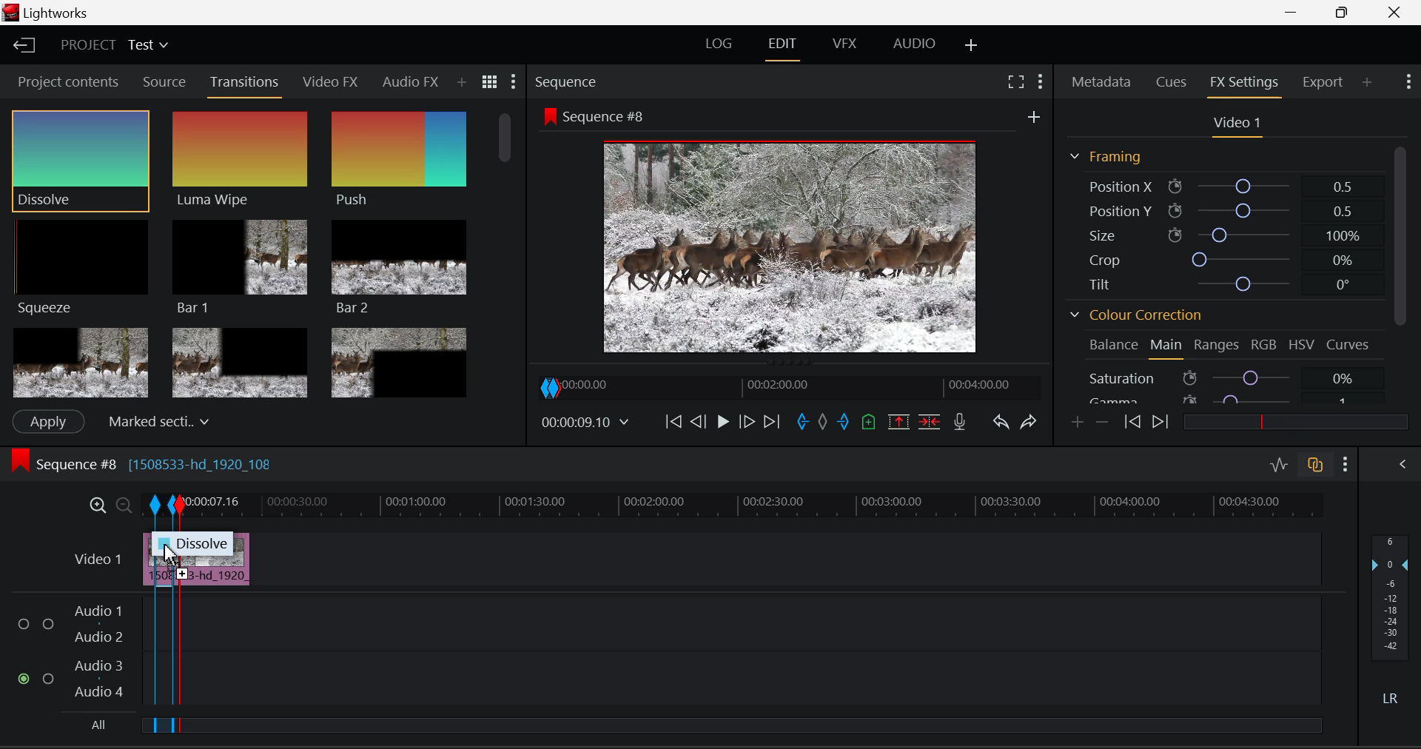  Describe the element at coordinates (81, 160) in the screenshot. I see `Cursor MOUSE_DOWN on Dissolve` at that location.